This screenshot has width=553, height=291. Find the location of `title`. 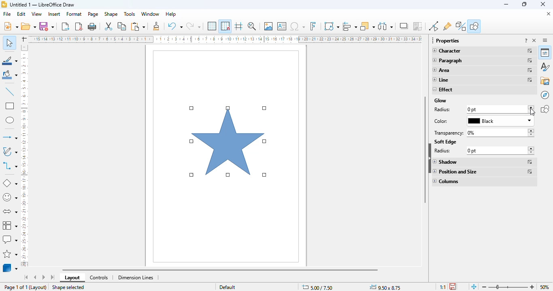

title is located at coordinates (42, 4).